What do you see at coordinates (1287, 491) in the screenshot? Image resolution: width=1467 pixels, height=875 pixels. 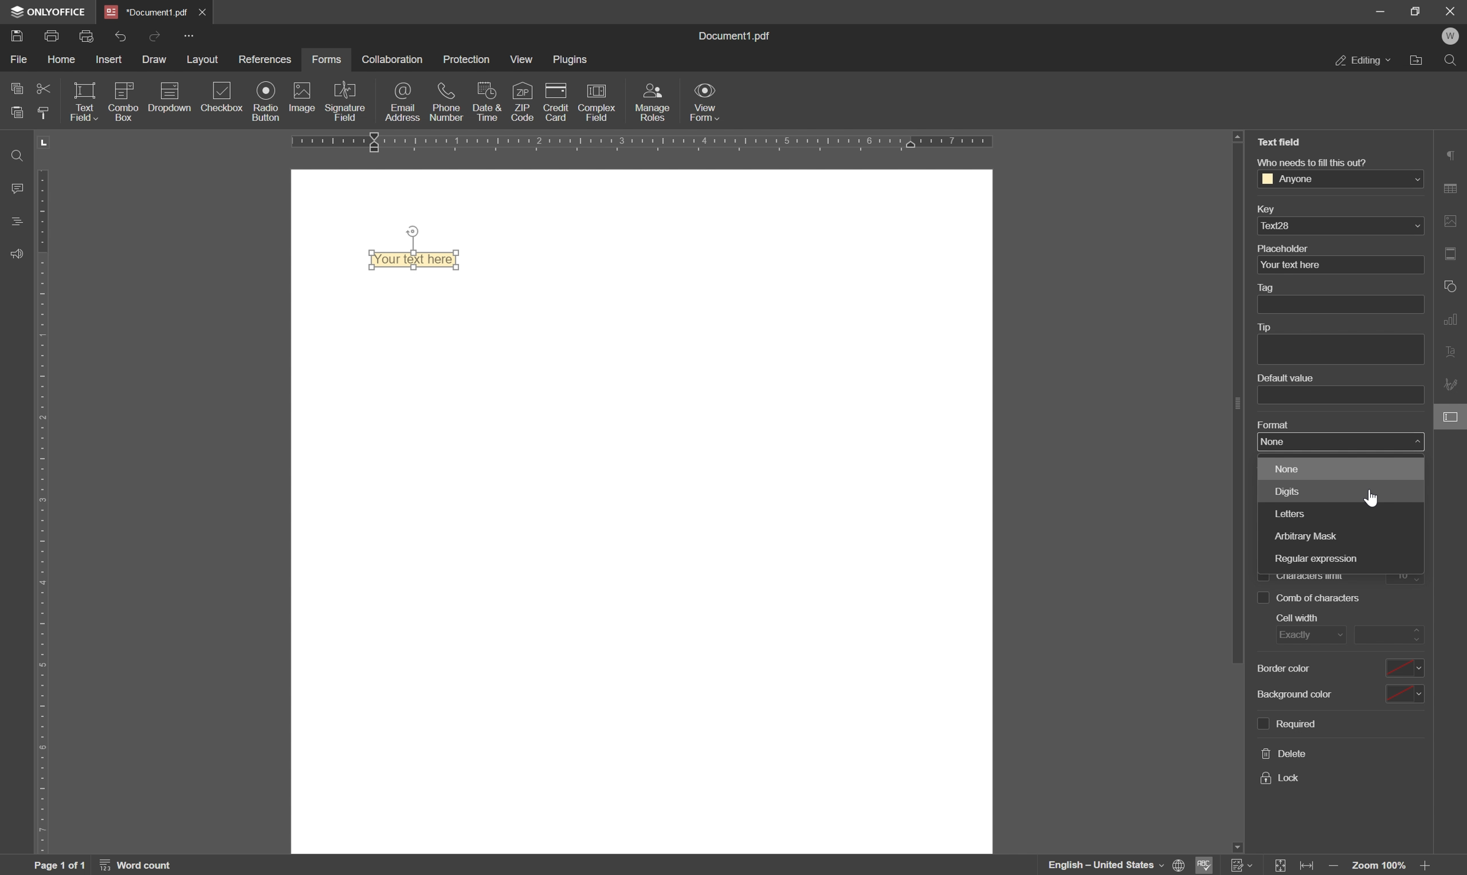 I see `digits` at bounding box center [1287, 491].